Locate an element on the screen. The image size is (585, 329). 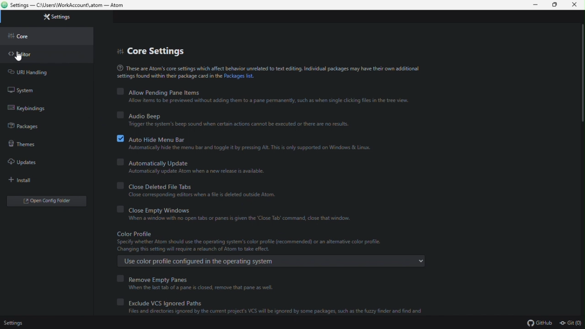
Install is located at coordinates (24, 180).